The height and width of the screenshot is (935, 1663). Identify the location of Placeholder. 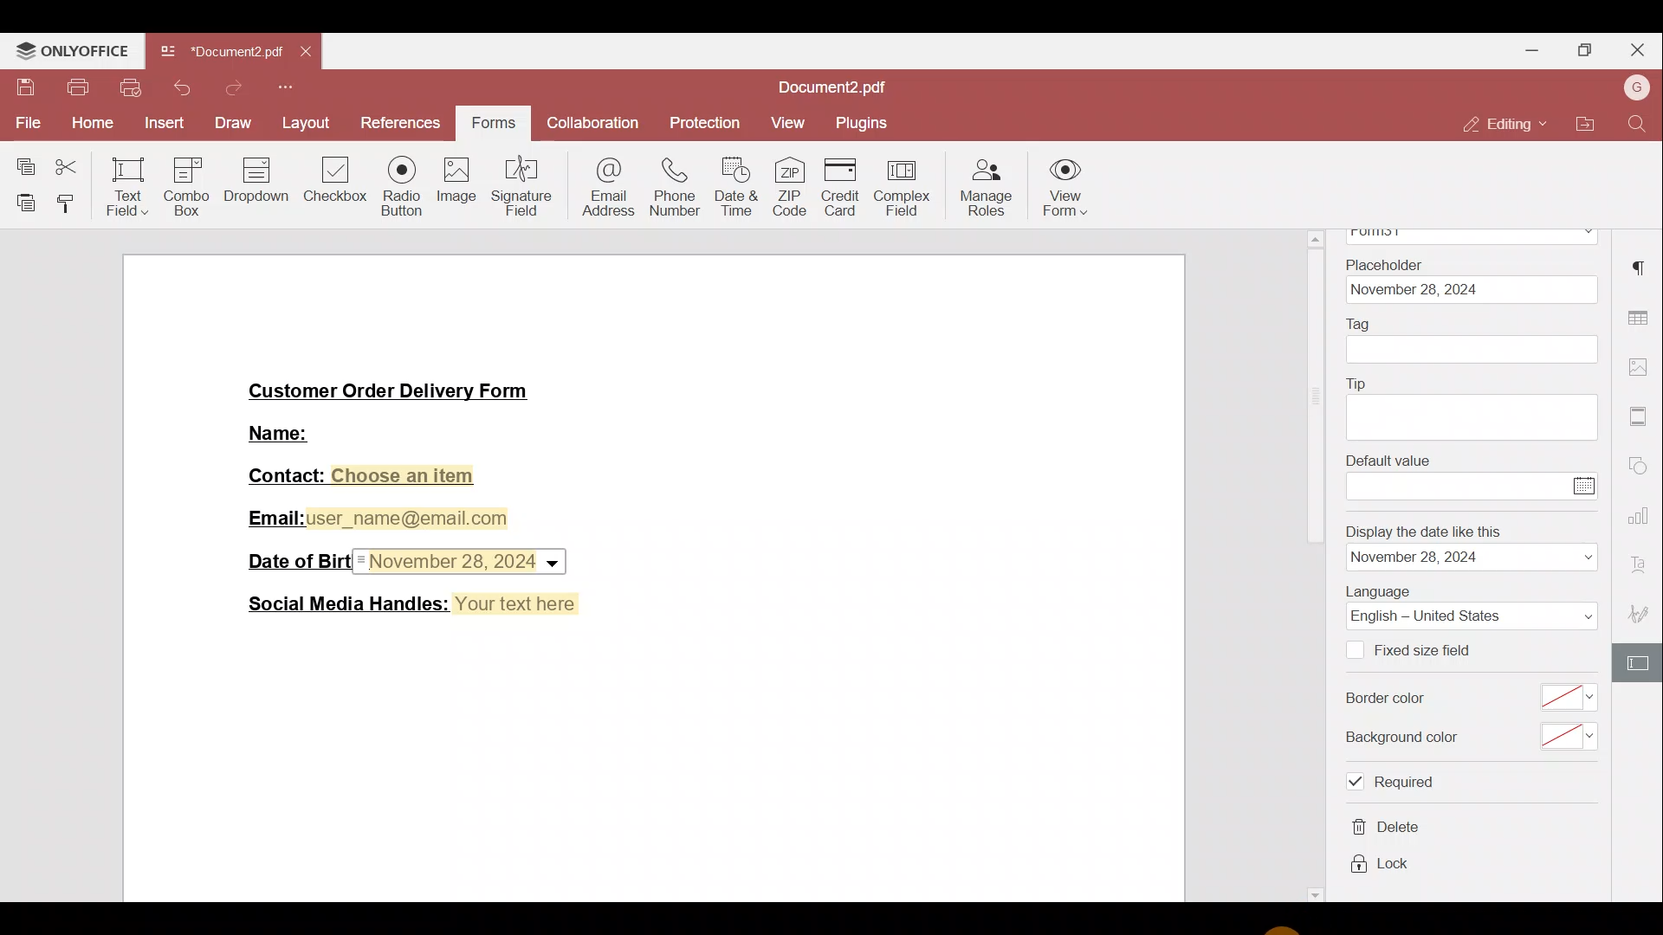
(1389, 263).